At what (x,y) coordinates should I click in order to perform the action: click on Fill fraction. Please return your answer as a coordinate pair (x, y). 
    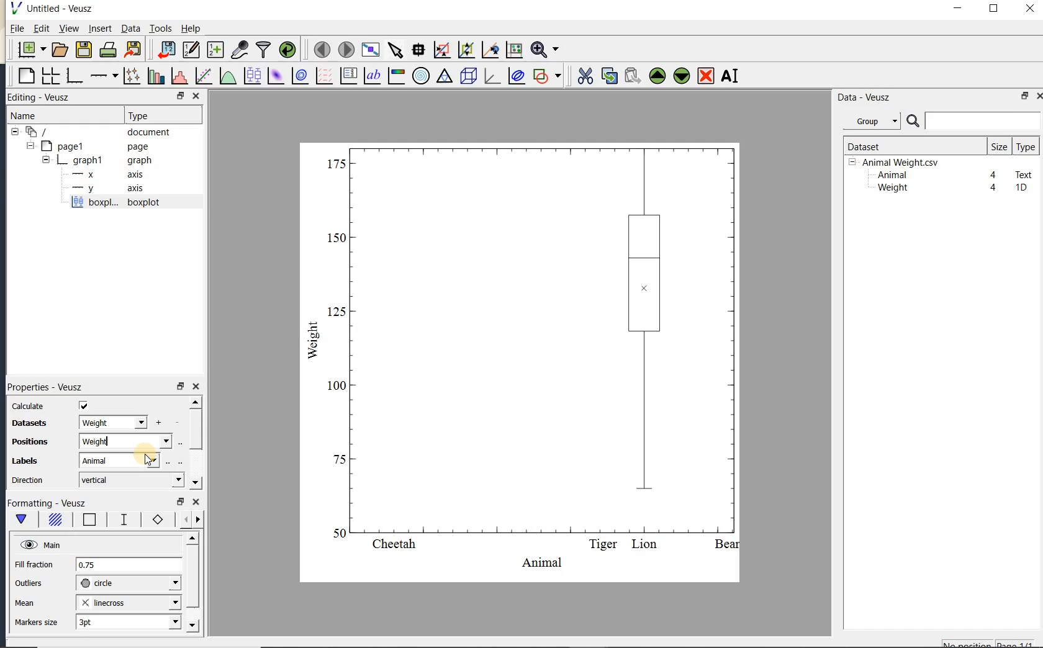
    Looking at the image, I should click on (34, 565).